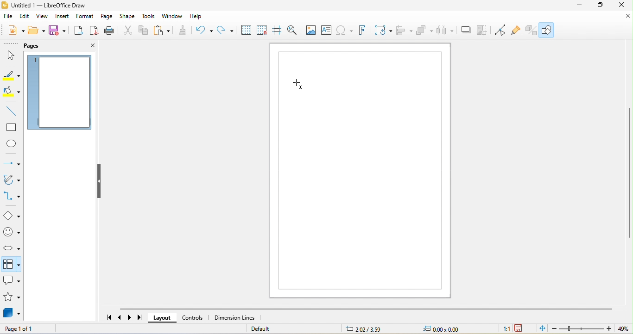 The width and height of the screenshot is (633, 334). What do you see at coordinates (150, 18) in the screenshot?
I see `tools` at bounding box center [150, 18].